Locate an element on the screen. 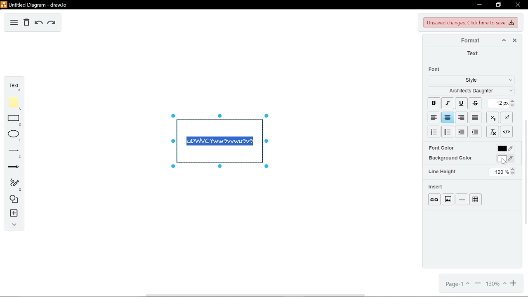 The image size is (528, 297). redo is located at coordinates (51, 23).